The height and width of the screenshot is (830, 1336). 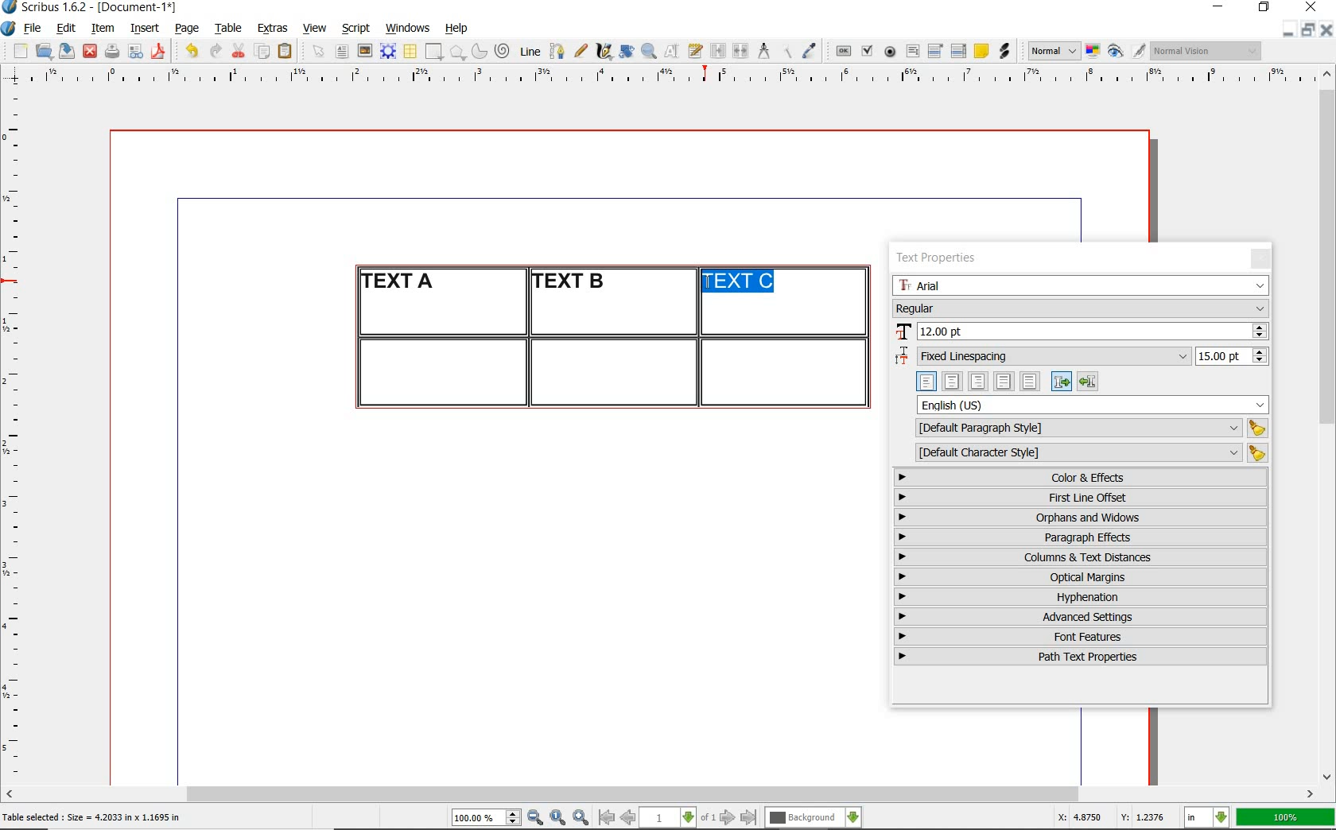 What do you see at coordinates (1084, 557) in the screenshot?
I see `columns & text distances` at bounding box center [1084, 557].